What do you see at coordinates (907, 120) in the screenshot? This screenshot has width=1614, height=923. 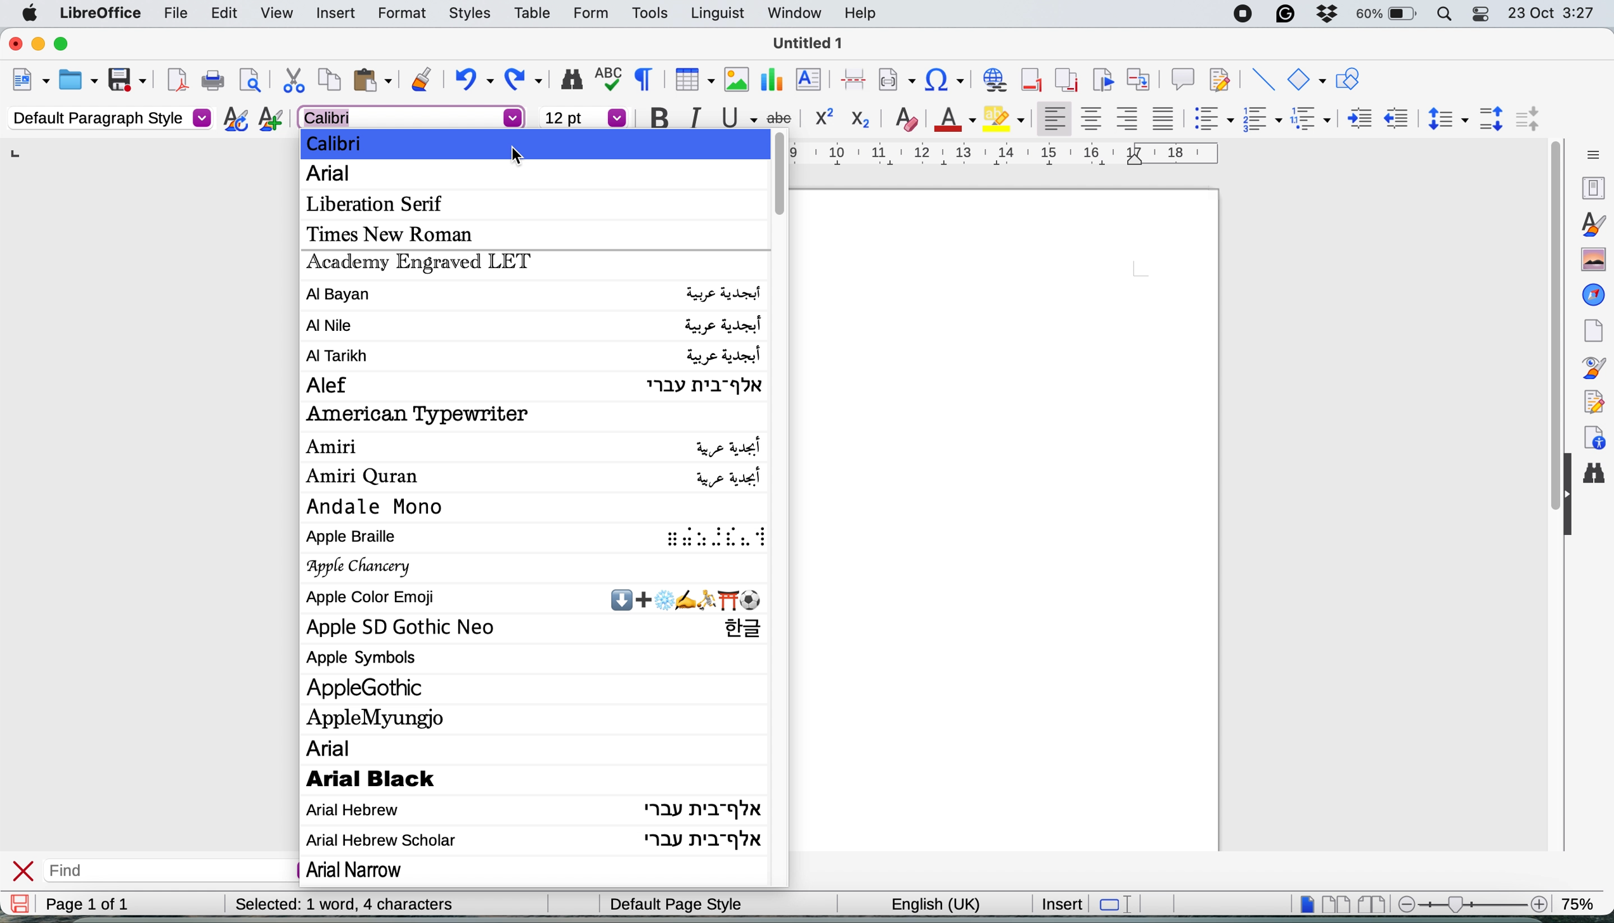 I see `clear direct formatting` at bounding box center [907, 120].